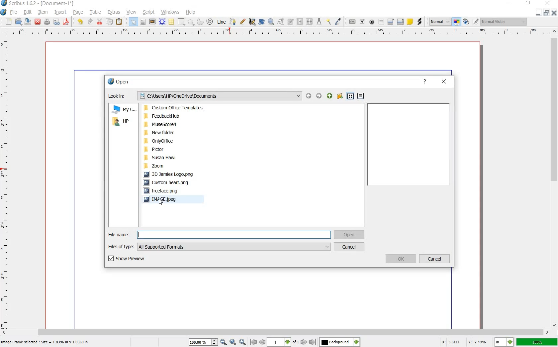 The image size is (558, 347). I want to click on next page, so click(303, 342).